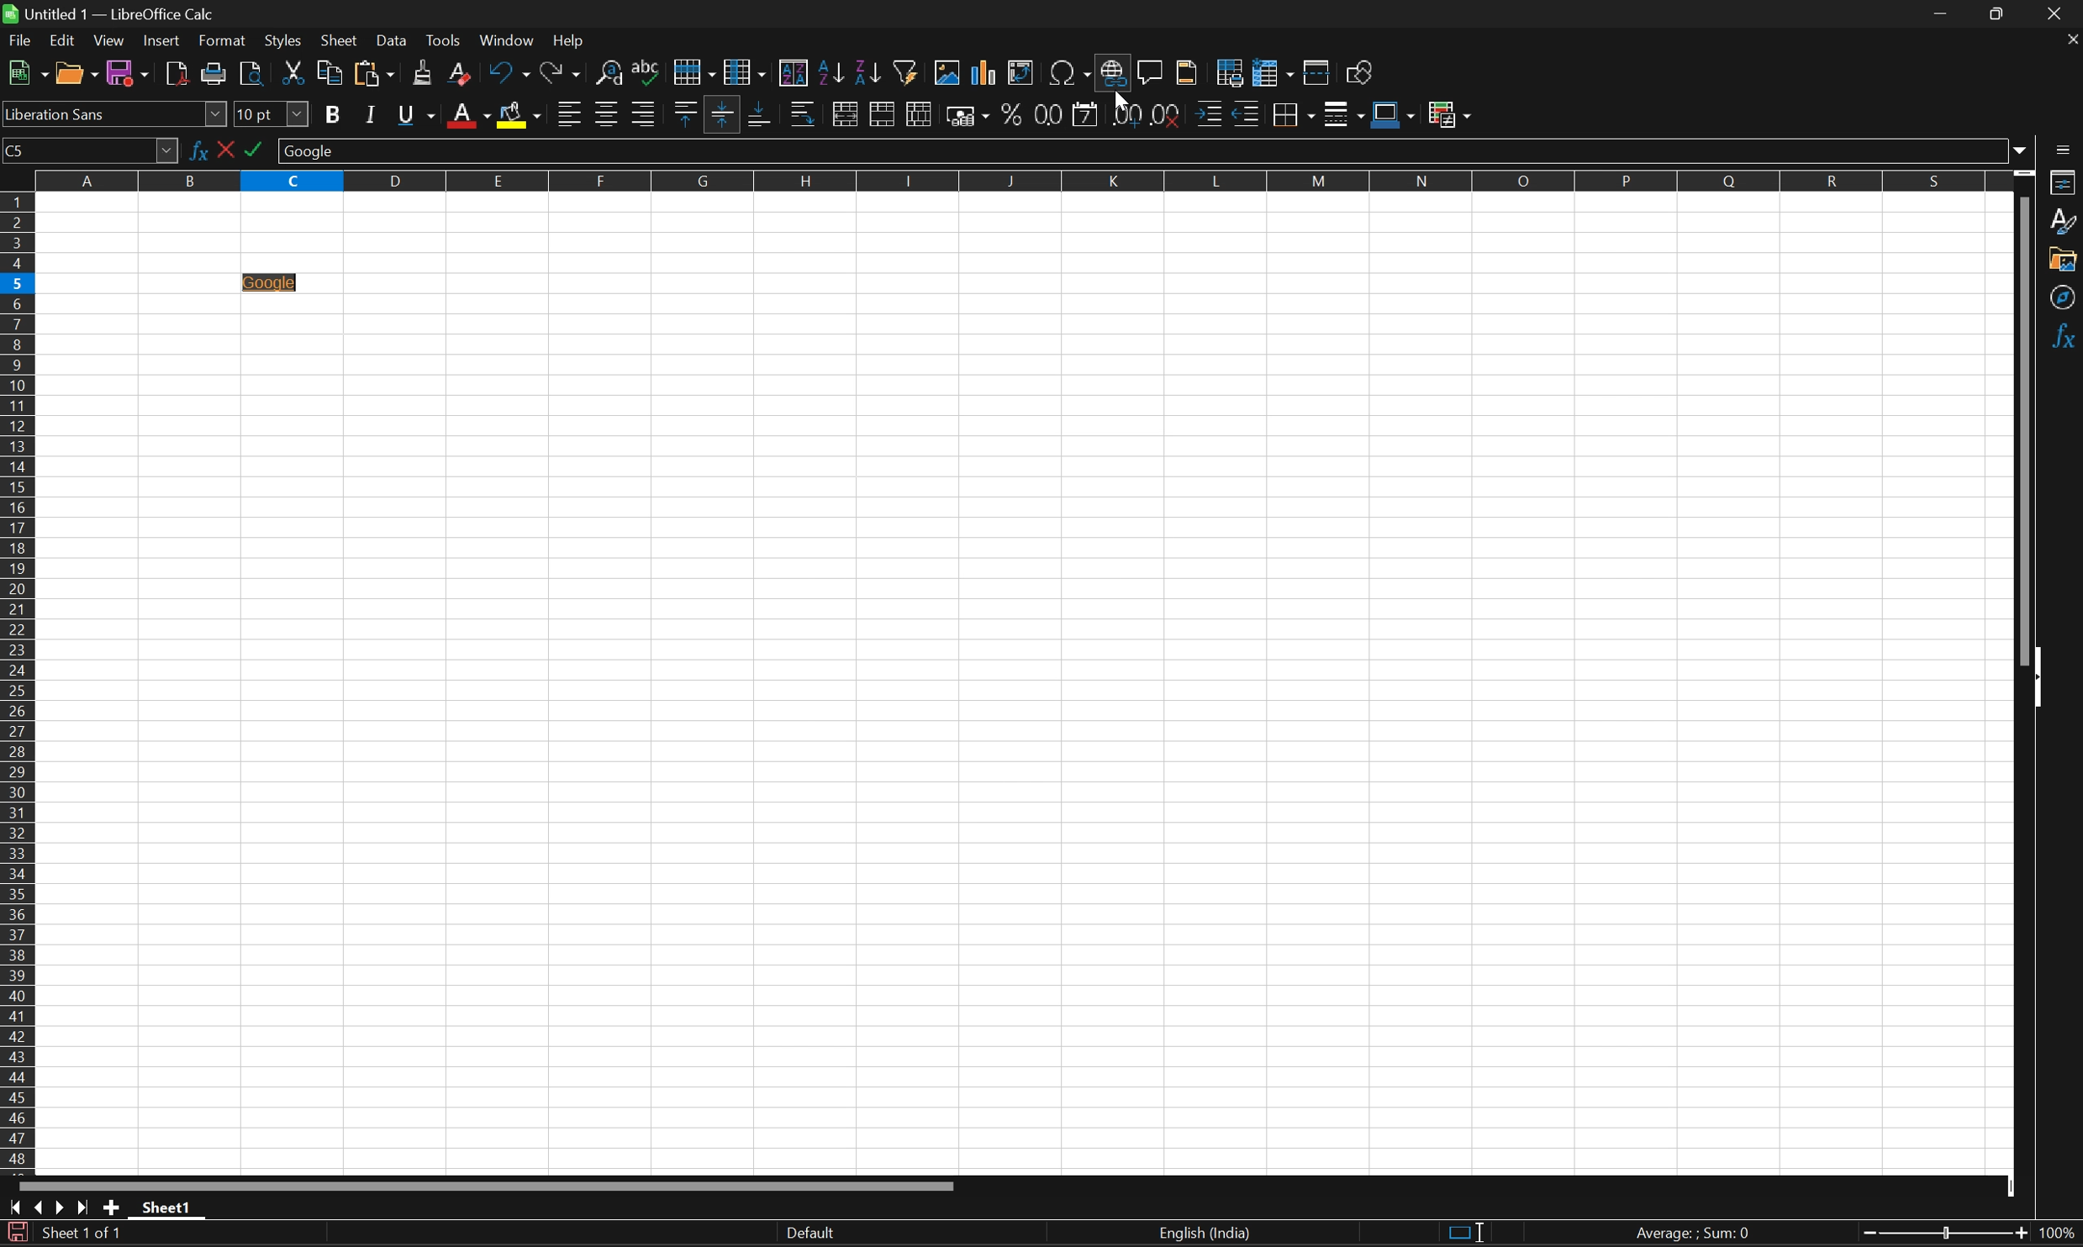 This screenshot has height=1247, width=2083. What do you see at coordinates (506, 40) in the screenshot?
I see `Windows` at bounding box center [506, 40].